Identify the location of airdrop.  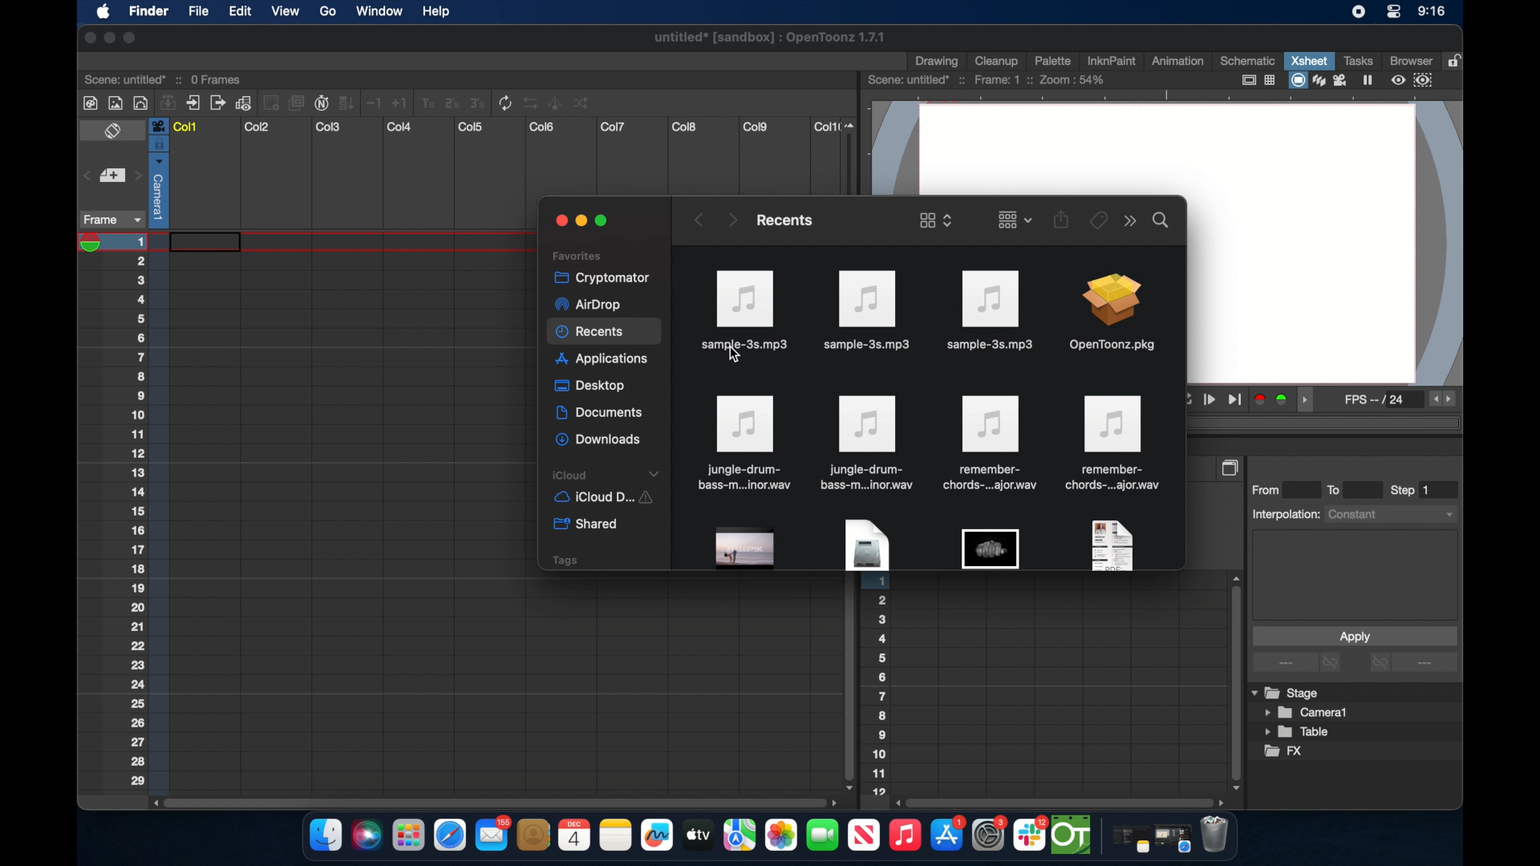
(587, 305).